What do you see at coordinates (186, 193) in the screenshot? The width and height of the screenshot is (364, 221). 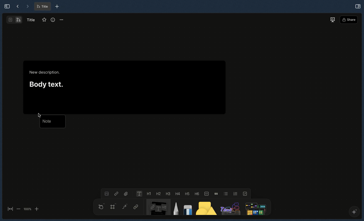 I see `Heading 5` at bounding box center [186, 193].